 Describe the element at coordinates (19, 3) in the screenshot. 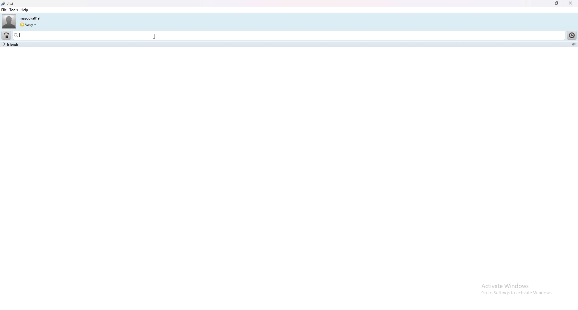

I see `jitsi` at that location.